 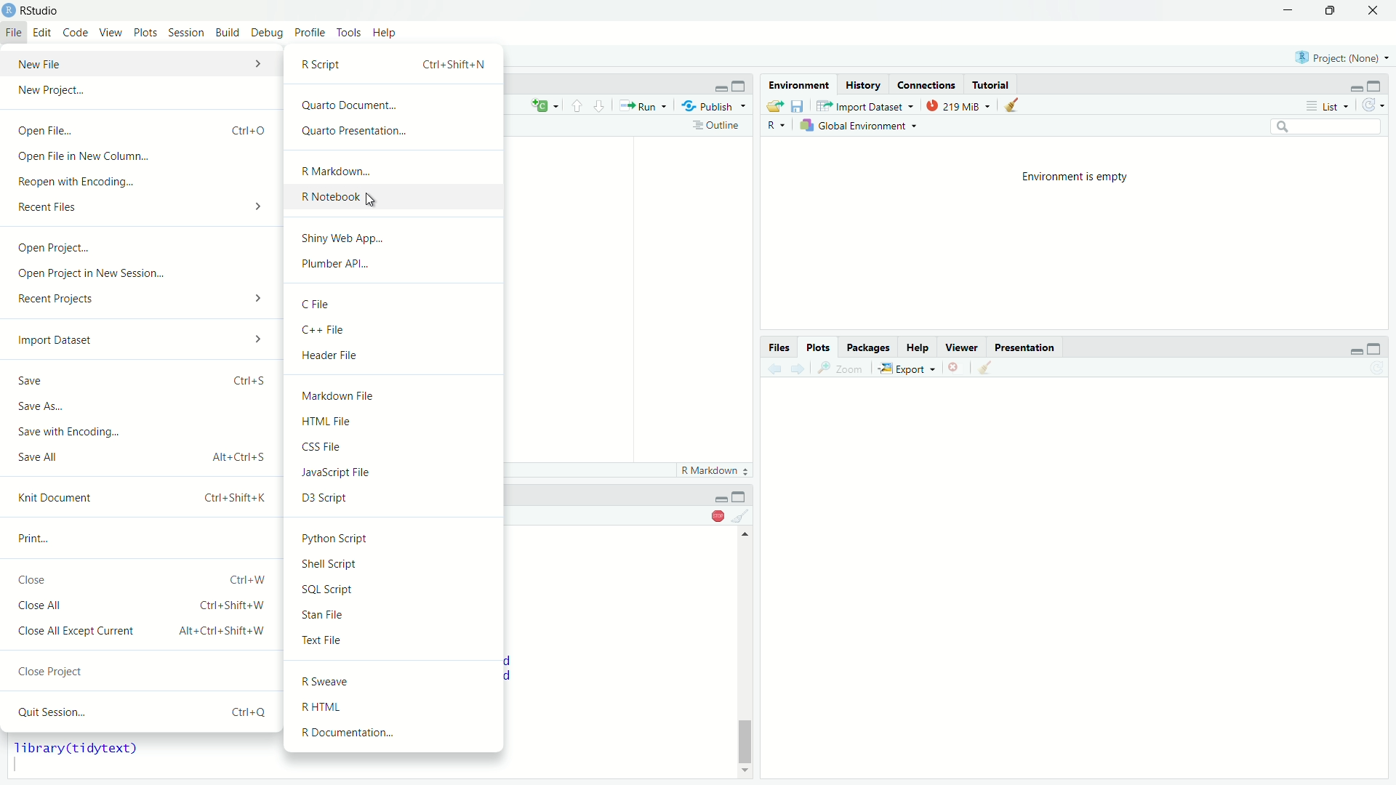 I want to click on Close, so click(x=1371, y=11).